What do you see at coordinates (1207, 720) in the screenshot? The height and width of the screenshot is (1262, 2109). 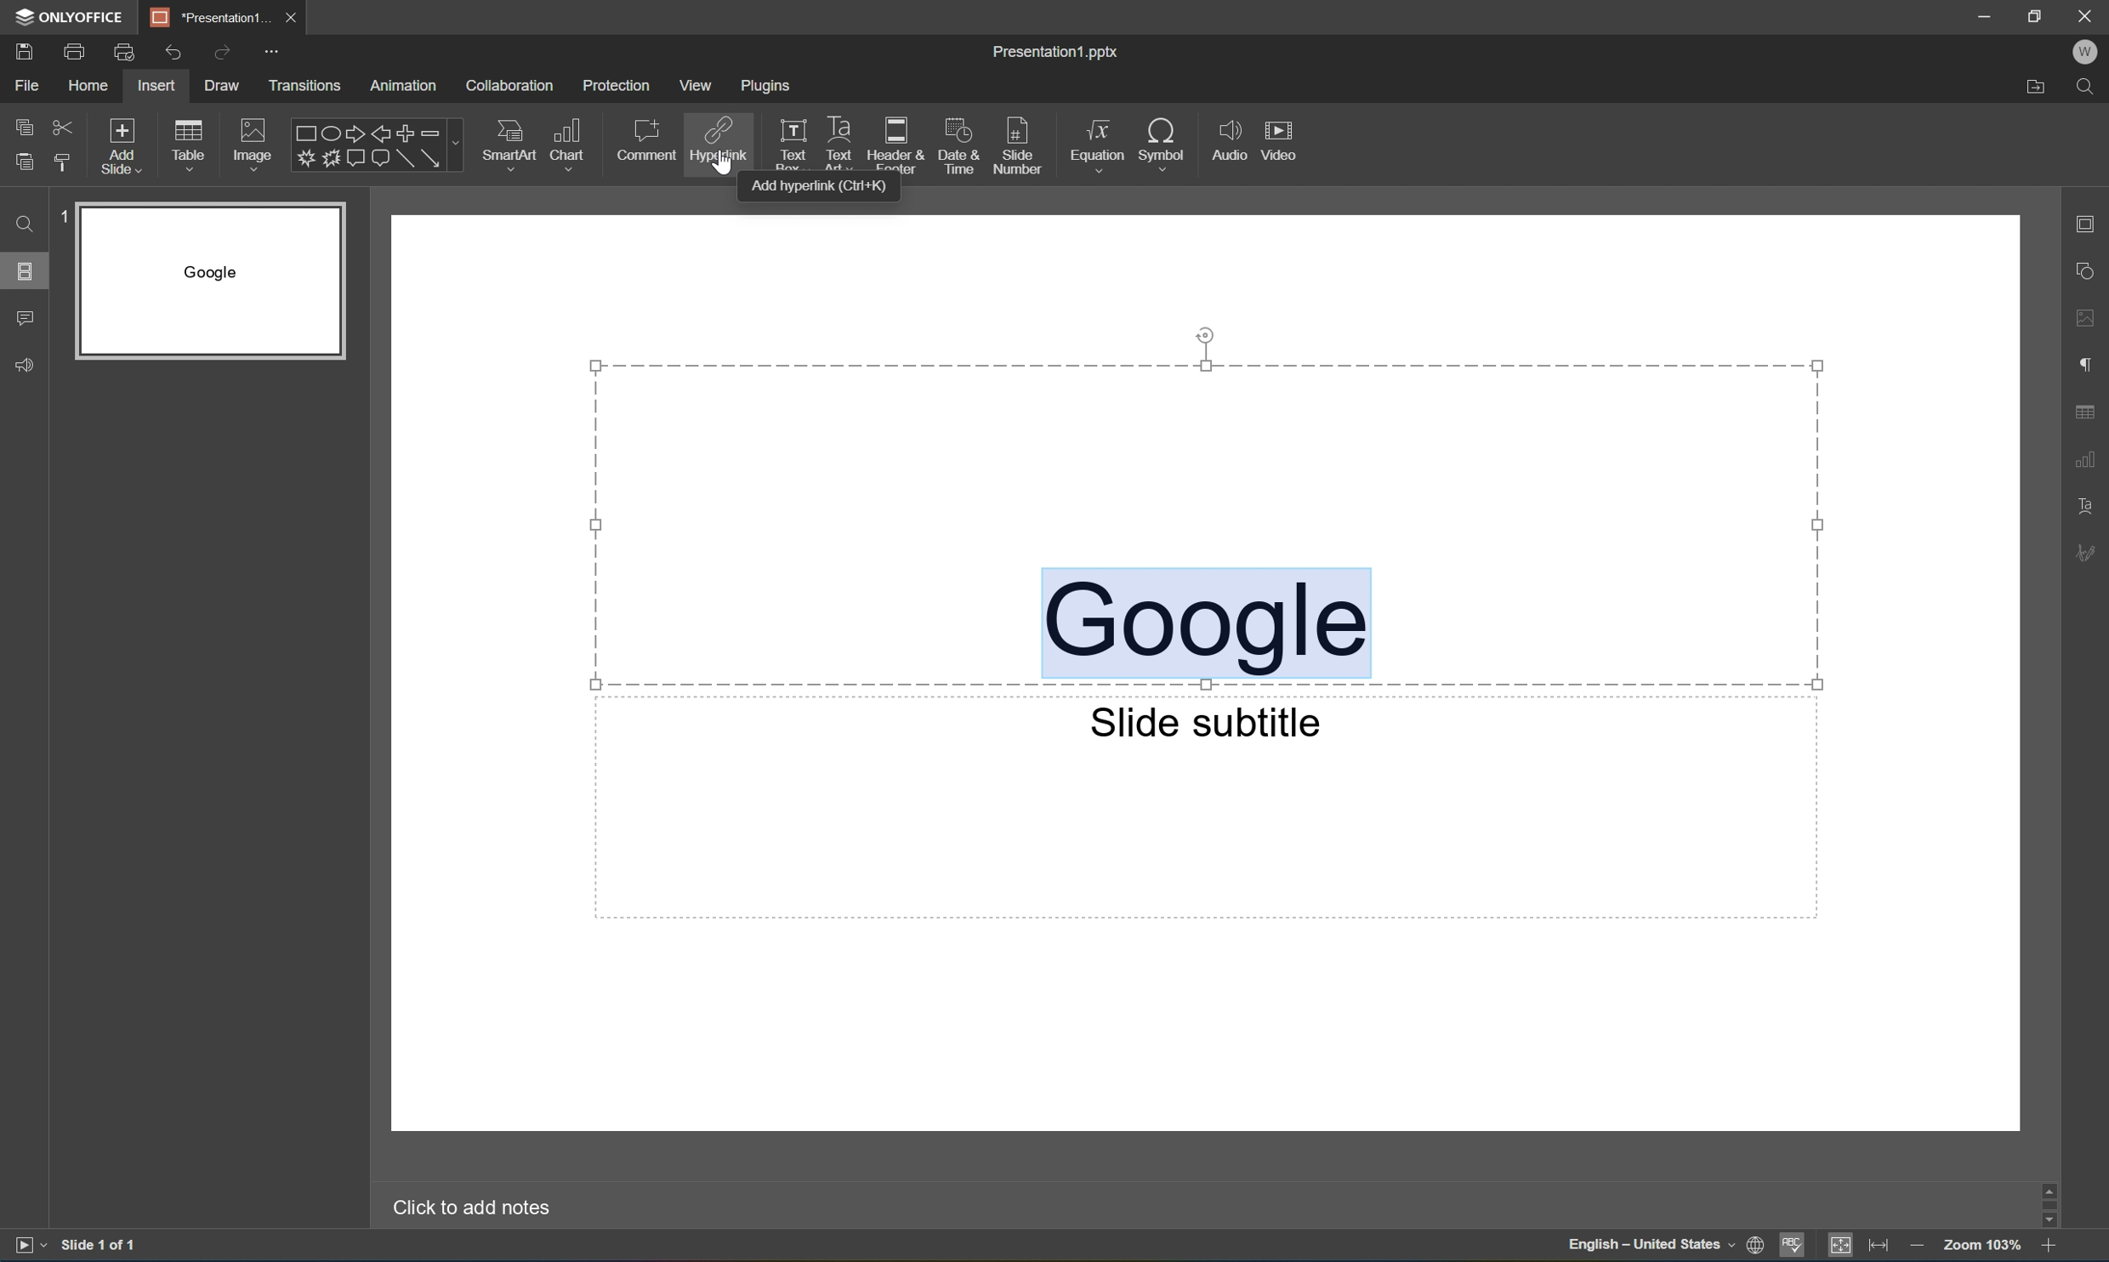 I see `Slide subtitle` at bounding box center [1207, 720].